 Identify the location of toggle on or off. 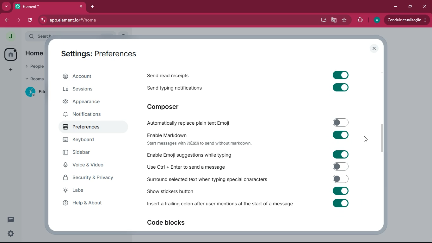
(338, 134).